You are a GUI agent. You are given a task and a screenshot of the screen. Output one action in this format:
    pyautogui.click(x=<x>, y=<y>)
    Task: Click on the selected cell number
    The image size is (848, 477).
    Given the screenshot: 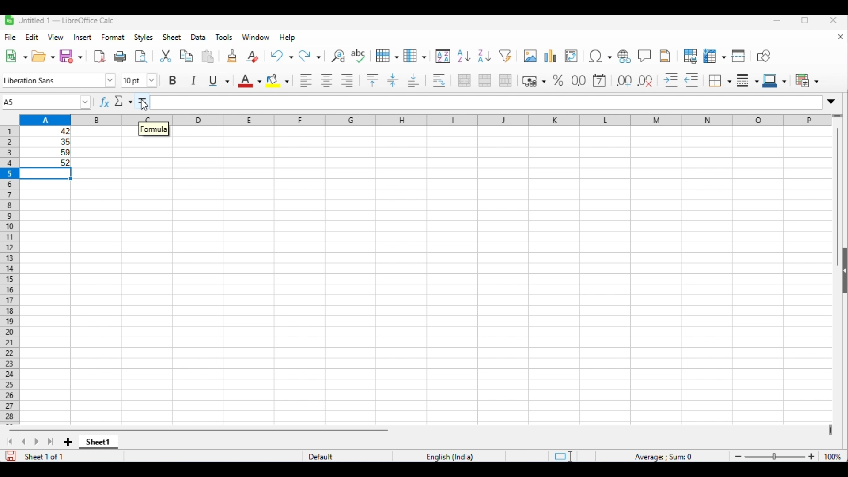 What is the action you would take?
    pyautogui.click(x=39, y=101)
    